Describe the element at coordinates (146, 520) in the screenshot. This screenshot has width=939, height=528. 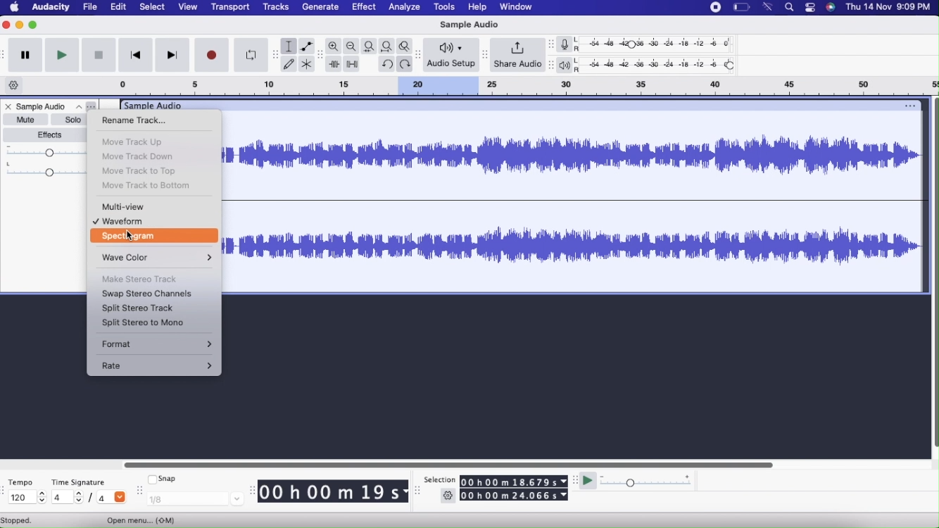
I see `Open Menu` at that location.